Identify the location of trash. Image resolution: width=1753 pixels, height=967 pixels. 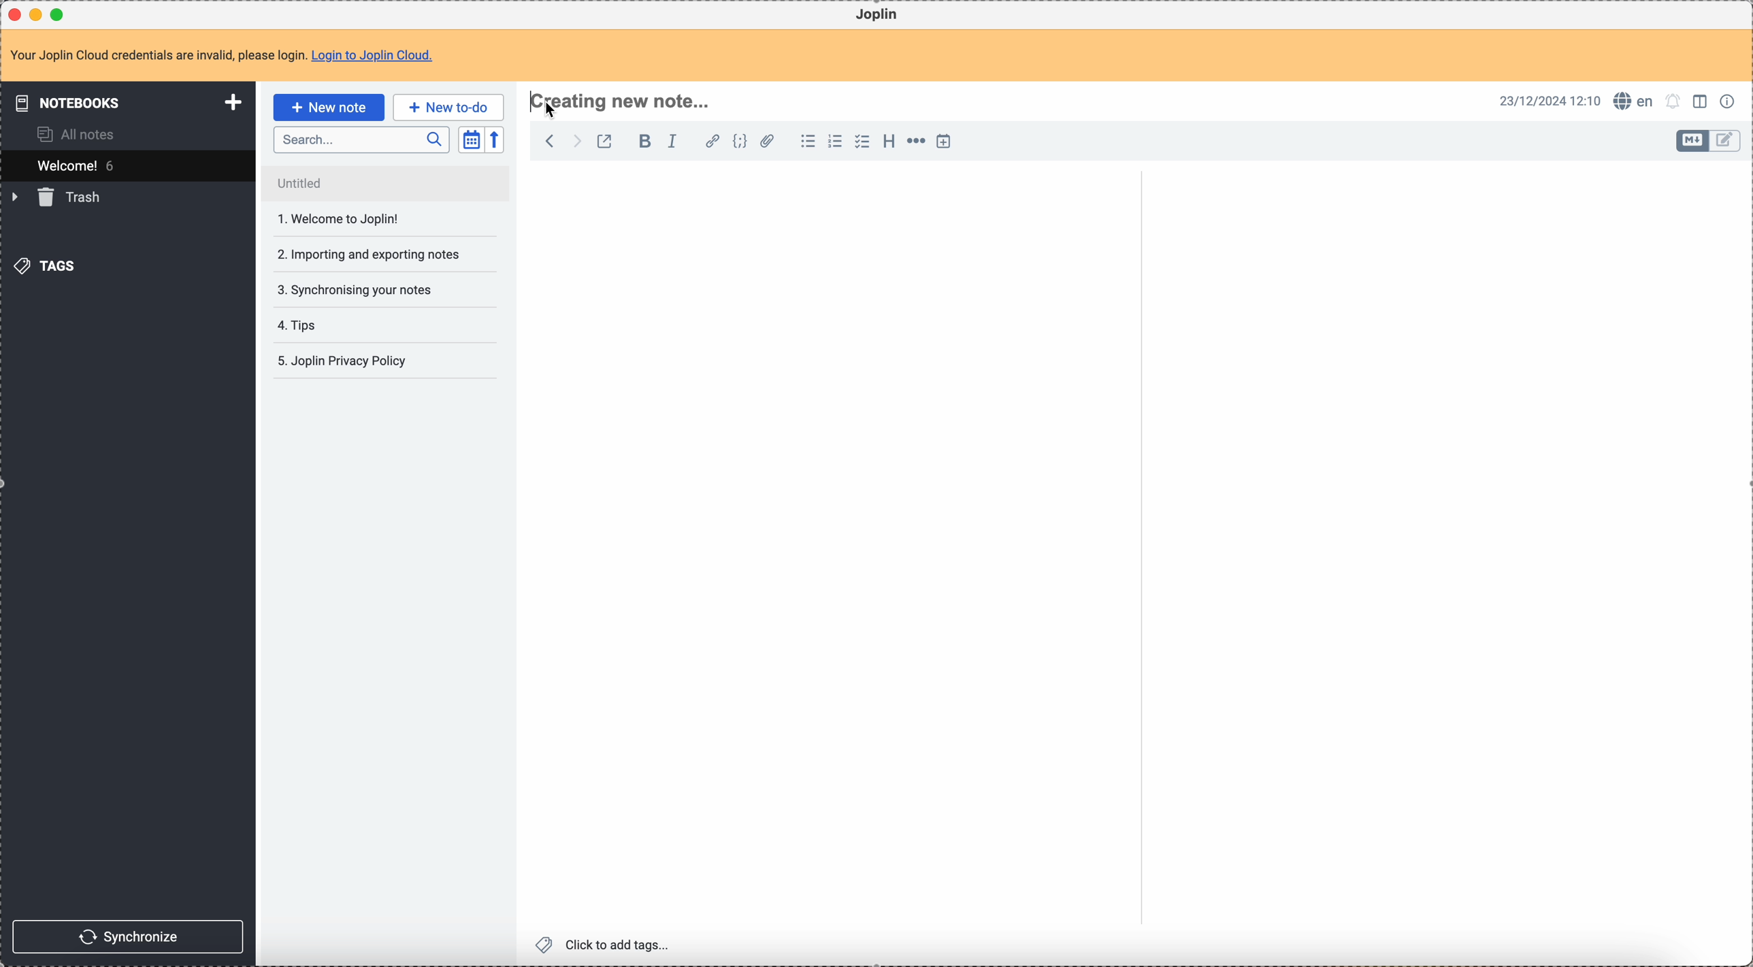
(59, 198).